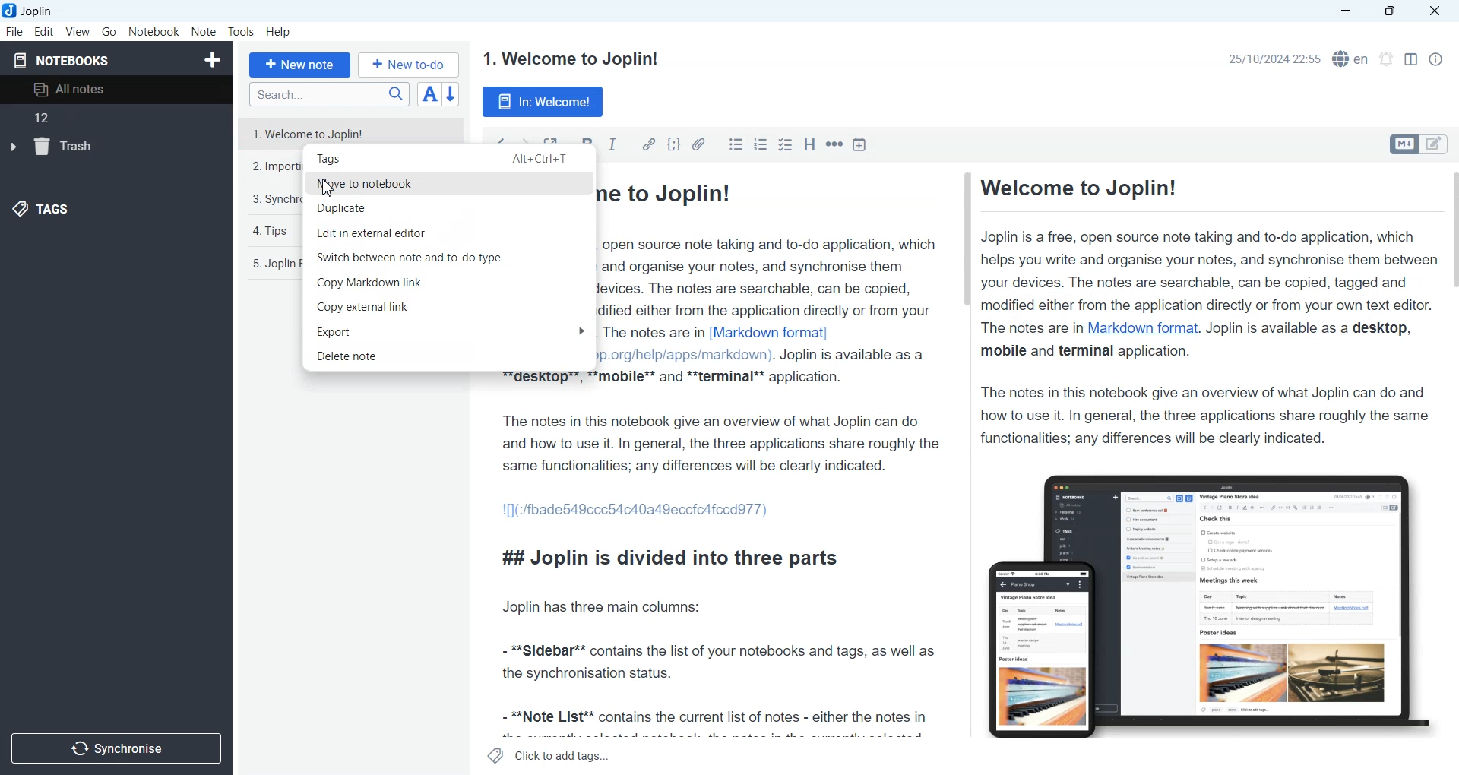 This screenshot has height=775, width=1459. What do you see at coordinates (242, 32) in the screenshot?
I see `Tools` at bounding box center [242, 32].